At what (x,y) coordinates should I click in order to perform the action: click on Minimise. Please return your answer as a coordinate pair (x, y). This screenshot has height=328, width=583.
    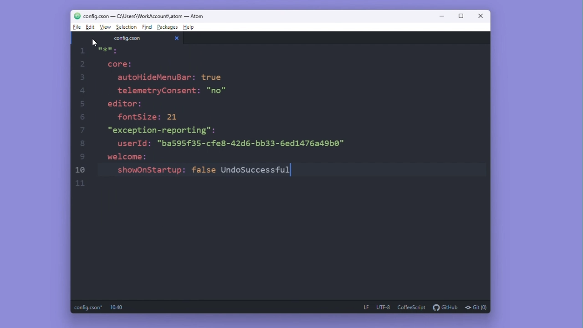
    Looking at the image, I should click on (442, 15).